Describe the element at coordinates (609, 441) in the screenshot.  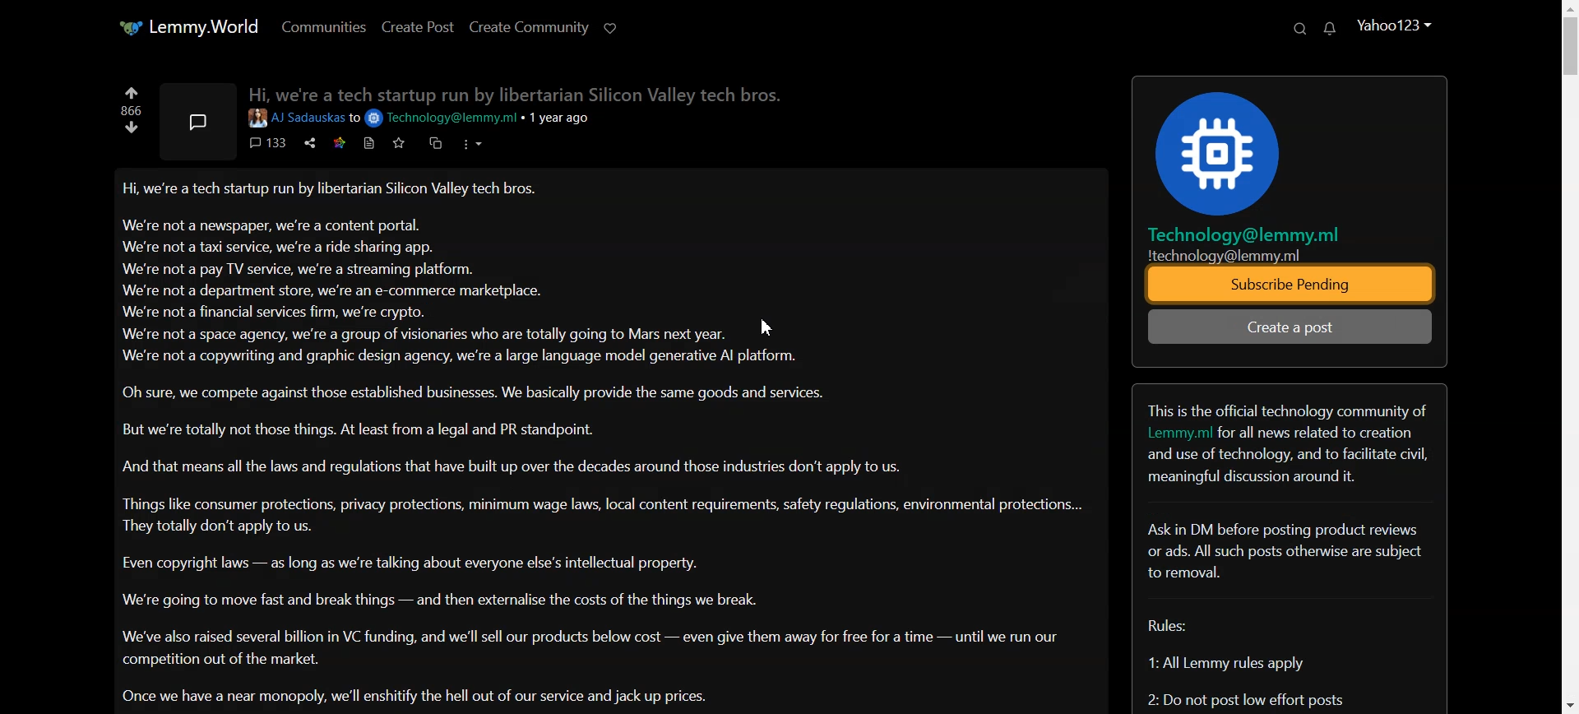
I see `Posts` at that location.